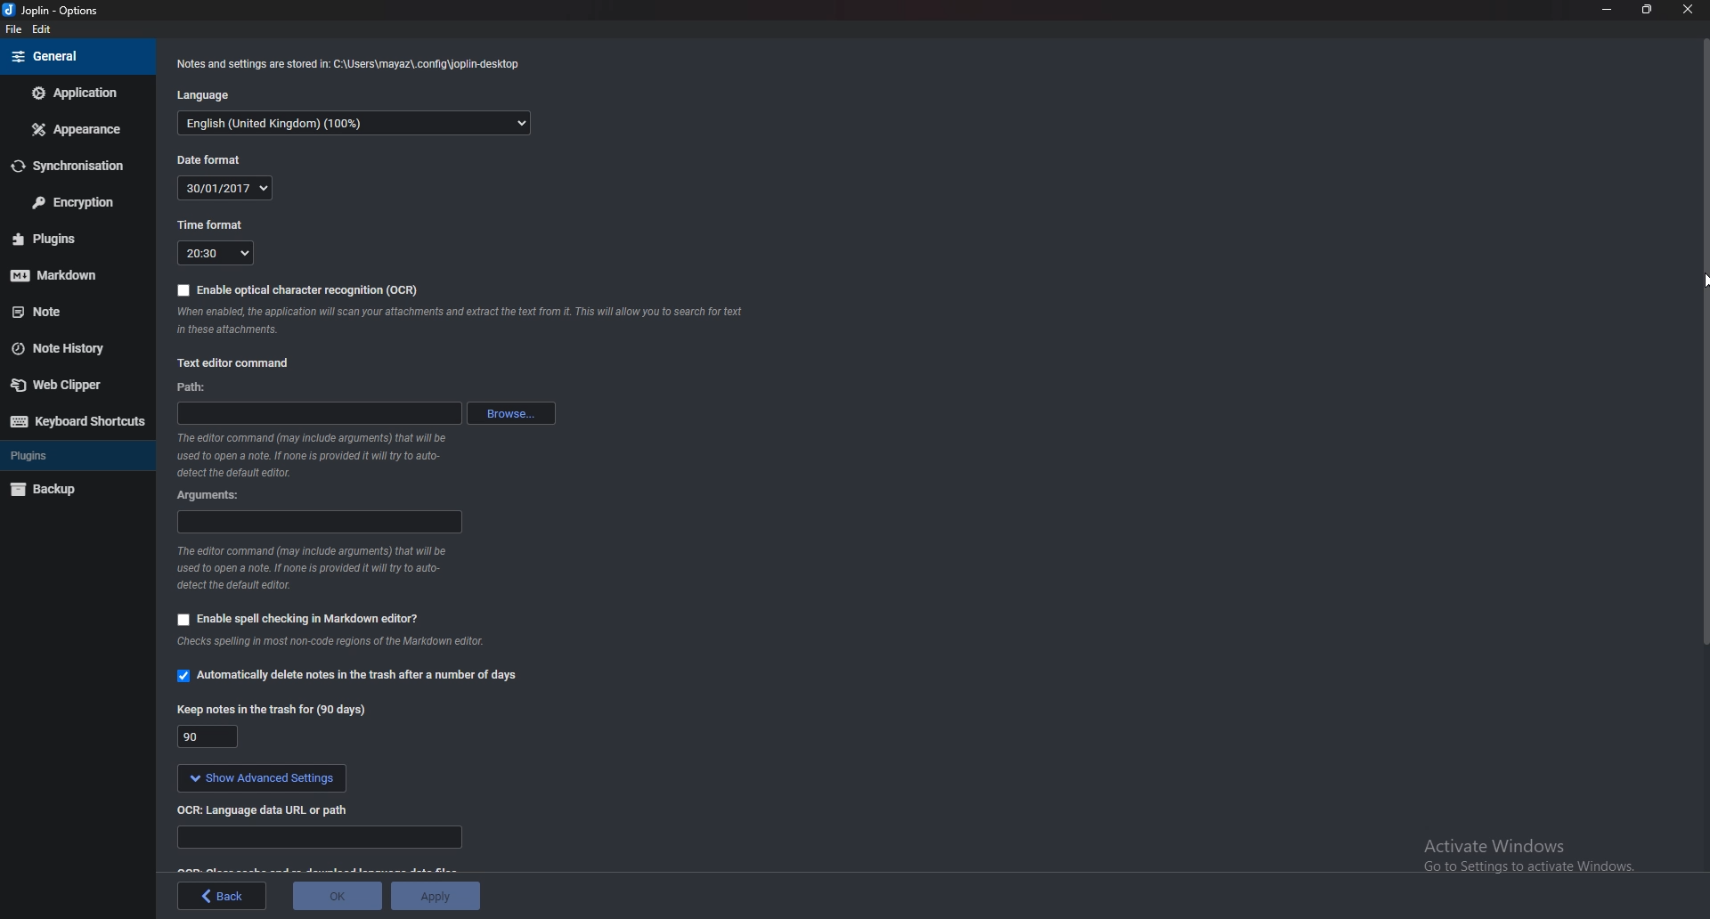 Image resolution: width=1710 pixels, height=919 pixels. I want to click on general, so click(76, 57).